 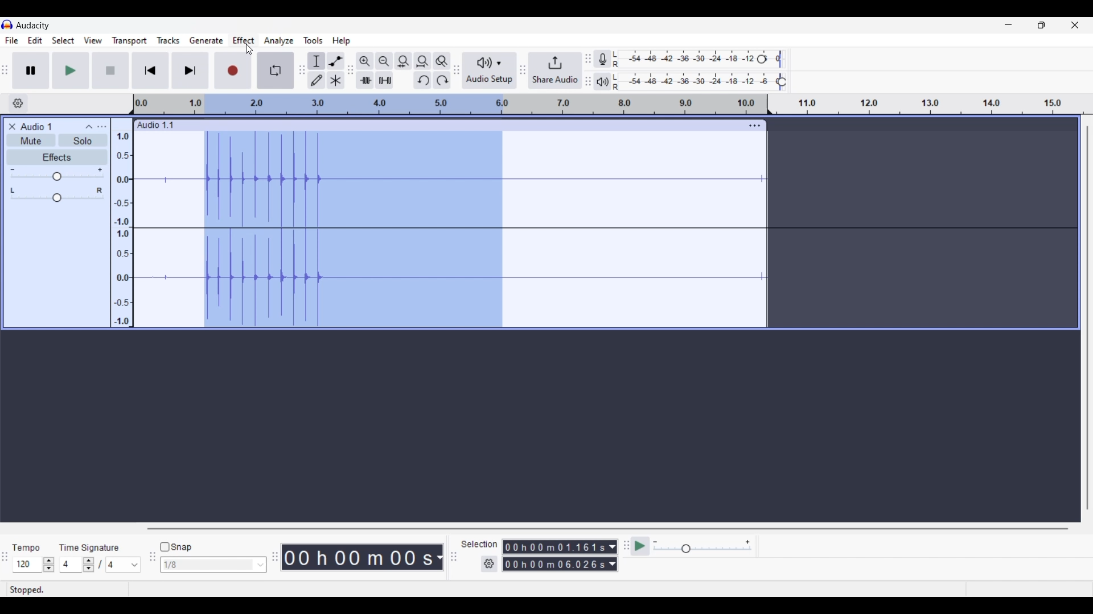 What do you see at coordinates (151, 70) in the screenshot?
I see `Skip/Select to start` at bounding box center [151, 70].